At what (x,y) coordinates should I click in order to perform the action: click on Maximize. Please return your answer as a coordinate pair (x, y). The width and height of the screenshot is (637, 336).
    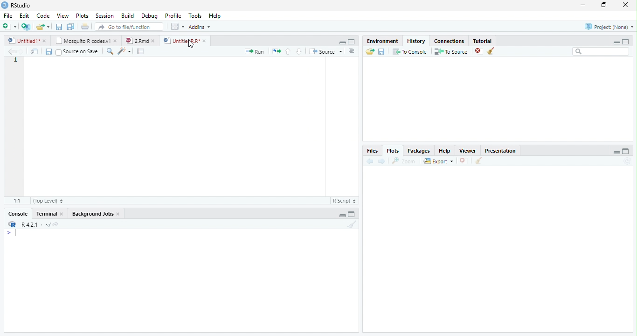
    Looking at the image, I should click on (626, 42).